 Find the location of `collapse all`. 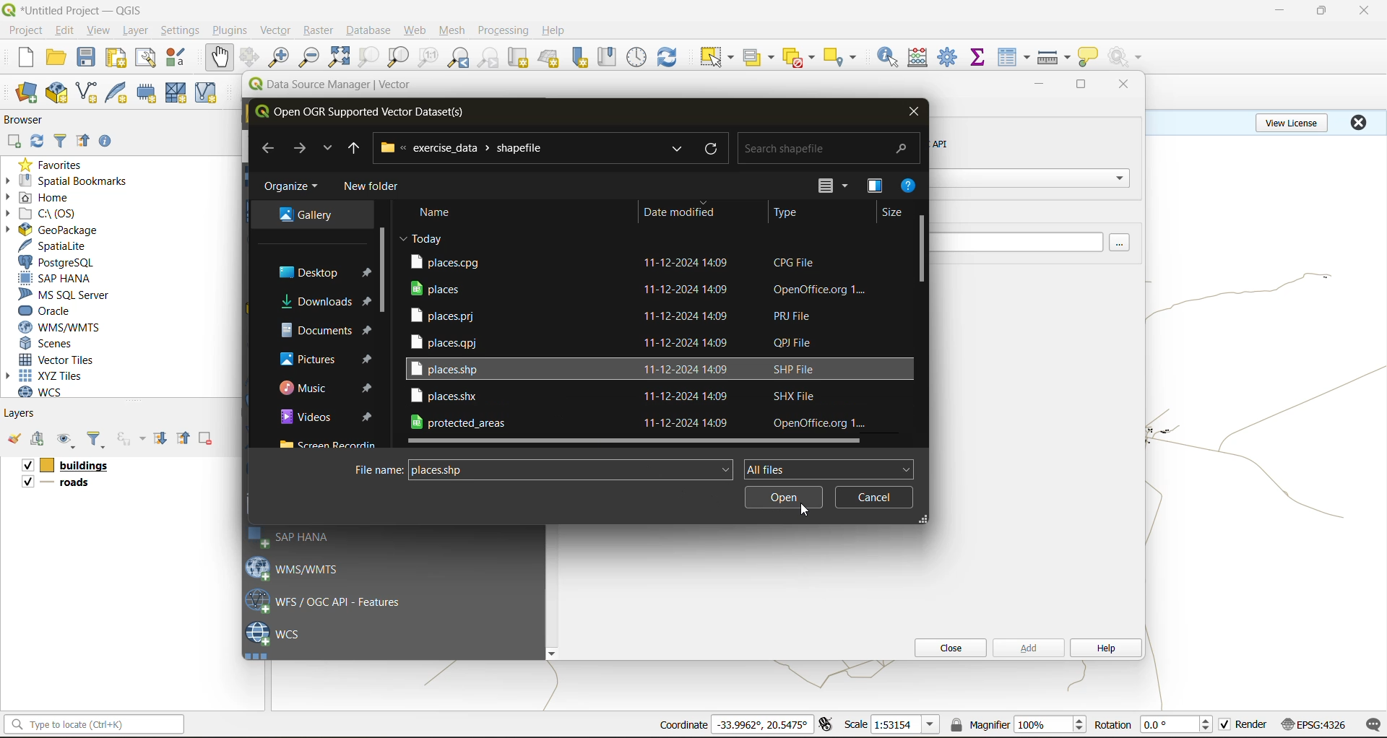

collapse all is located at coordinates (186, 438).